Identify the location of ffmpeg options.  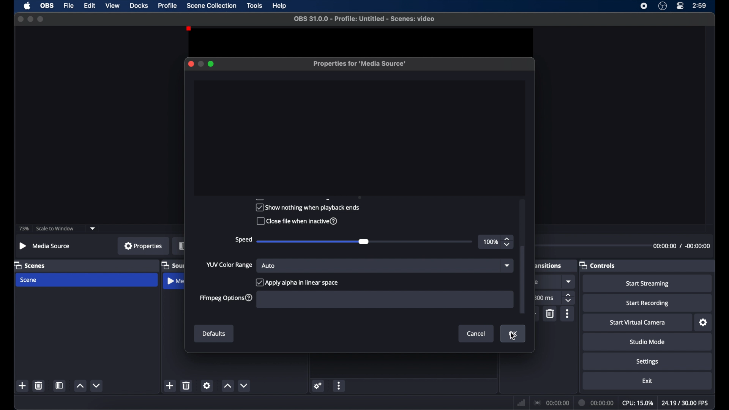
(226, 298).